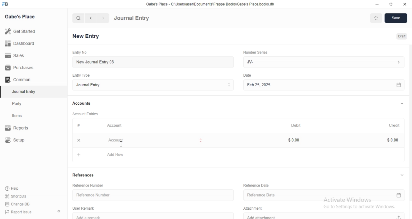 This screenshot has width=412, height=219. What do you see at coordinates (255, 53) in the screenshot?
I see `Number Series` at bounding box center [255, 53].